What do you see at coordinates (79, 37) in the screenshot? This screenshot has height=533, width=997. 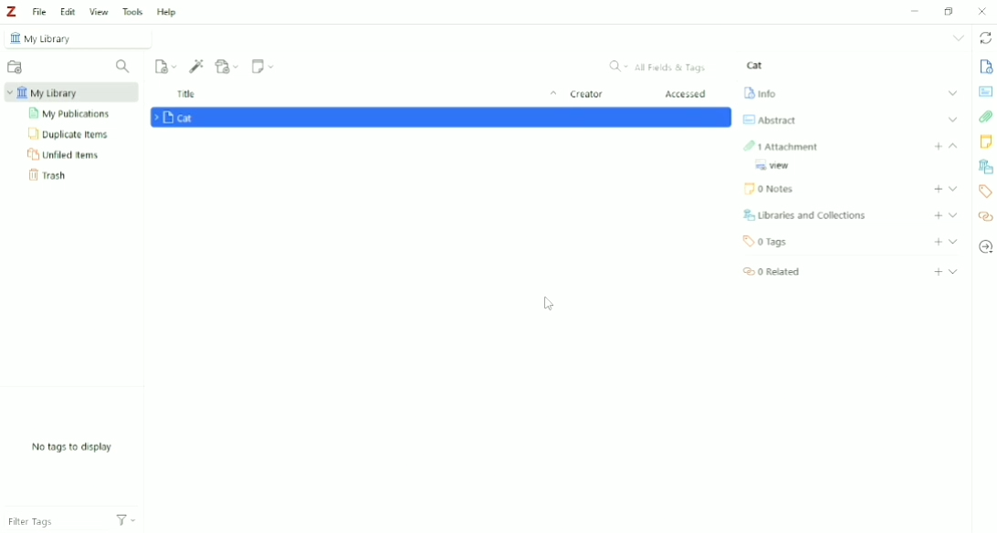 I see `My Library` at bounding box center [79, 37].